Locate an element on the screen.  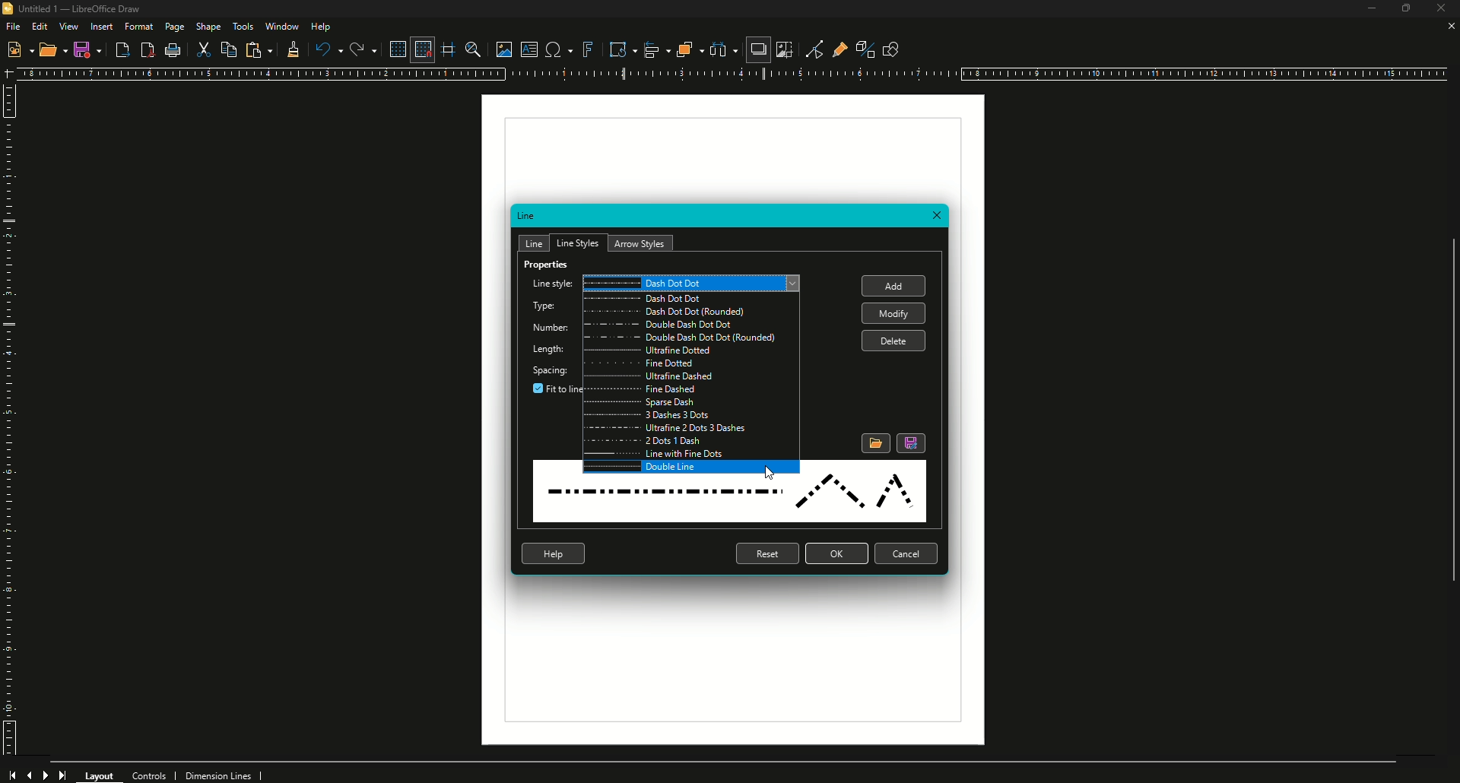
Delete is located at coordinates (896, 341).